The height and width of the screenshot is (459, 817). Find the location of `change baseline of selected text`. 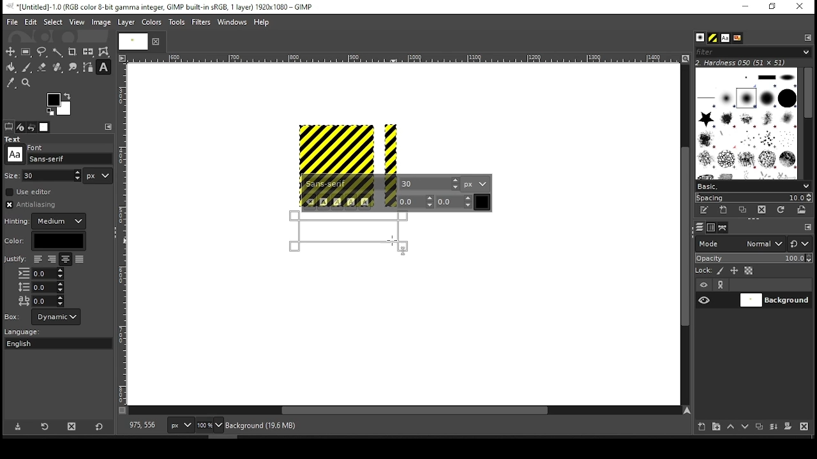

change baseline of selected text is located at coordinates (416, 201).